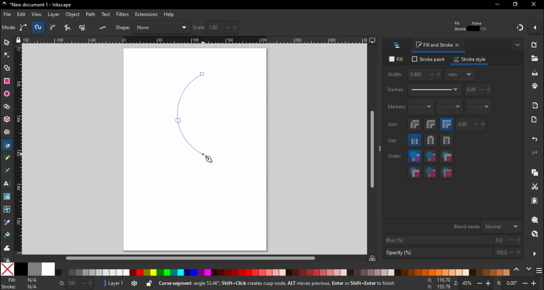  What do you see at coordinates (20, 287) in the screenshot?
I see `stroke color` at bounding box center [20, 287].